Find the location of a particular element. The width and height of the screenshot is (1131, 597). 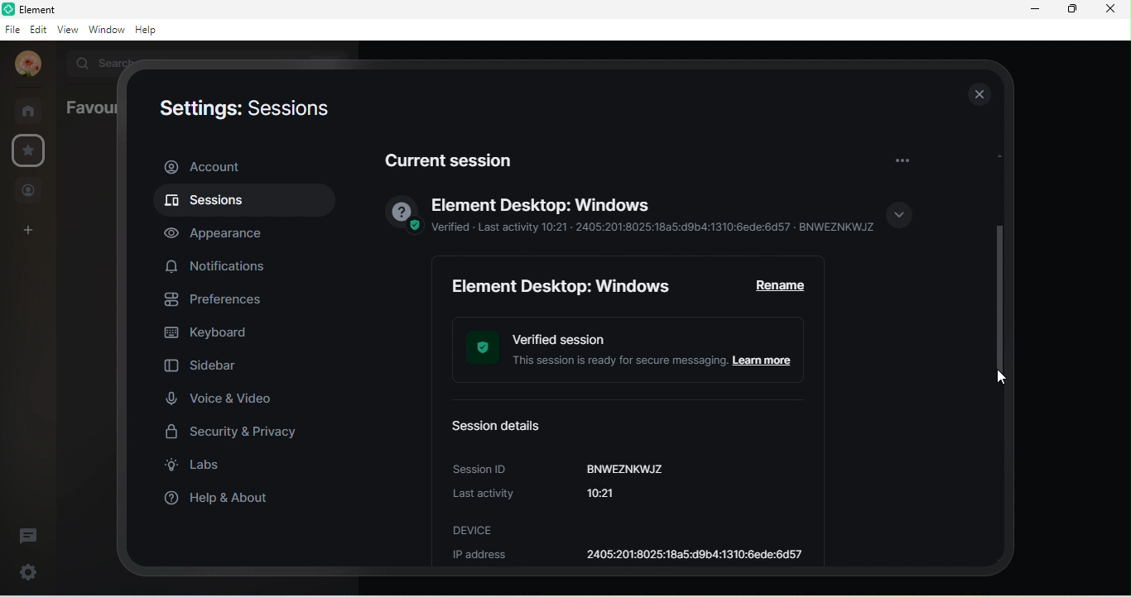

search is located at coordinates (99, 61).